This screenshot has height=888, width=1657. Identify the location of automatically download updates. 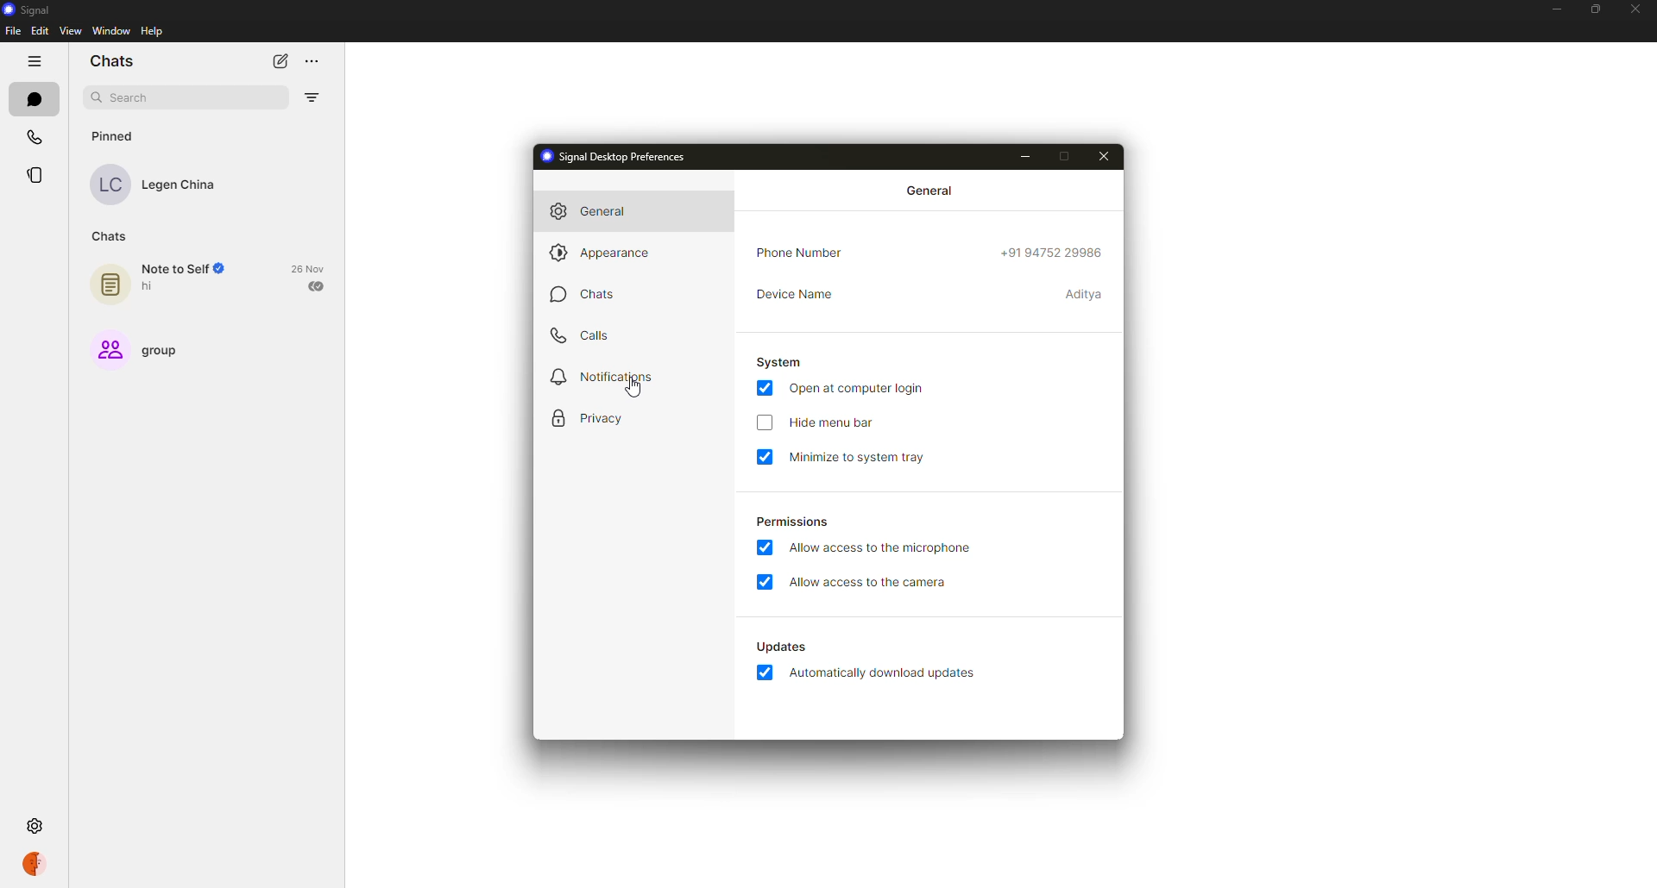
(884, 675).